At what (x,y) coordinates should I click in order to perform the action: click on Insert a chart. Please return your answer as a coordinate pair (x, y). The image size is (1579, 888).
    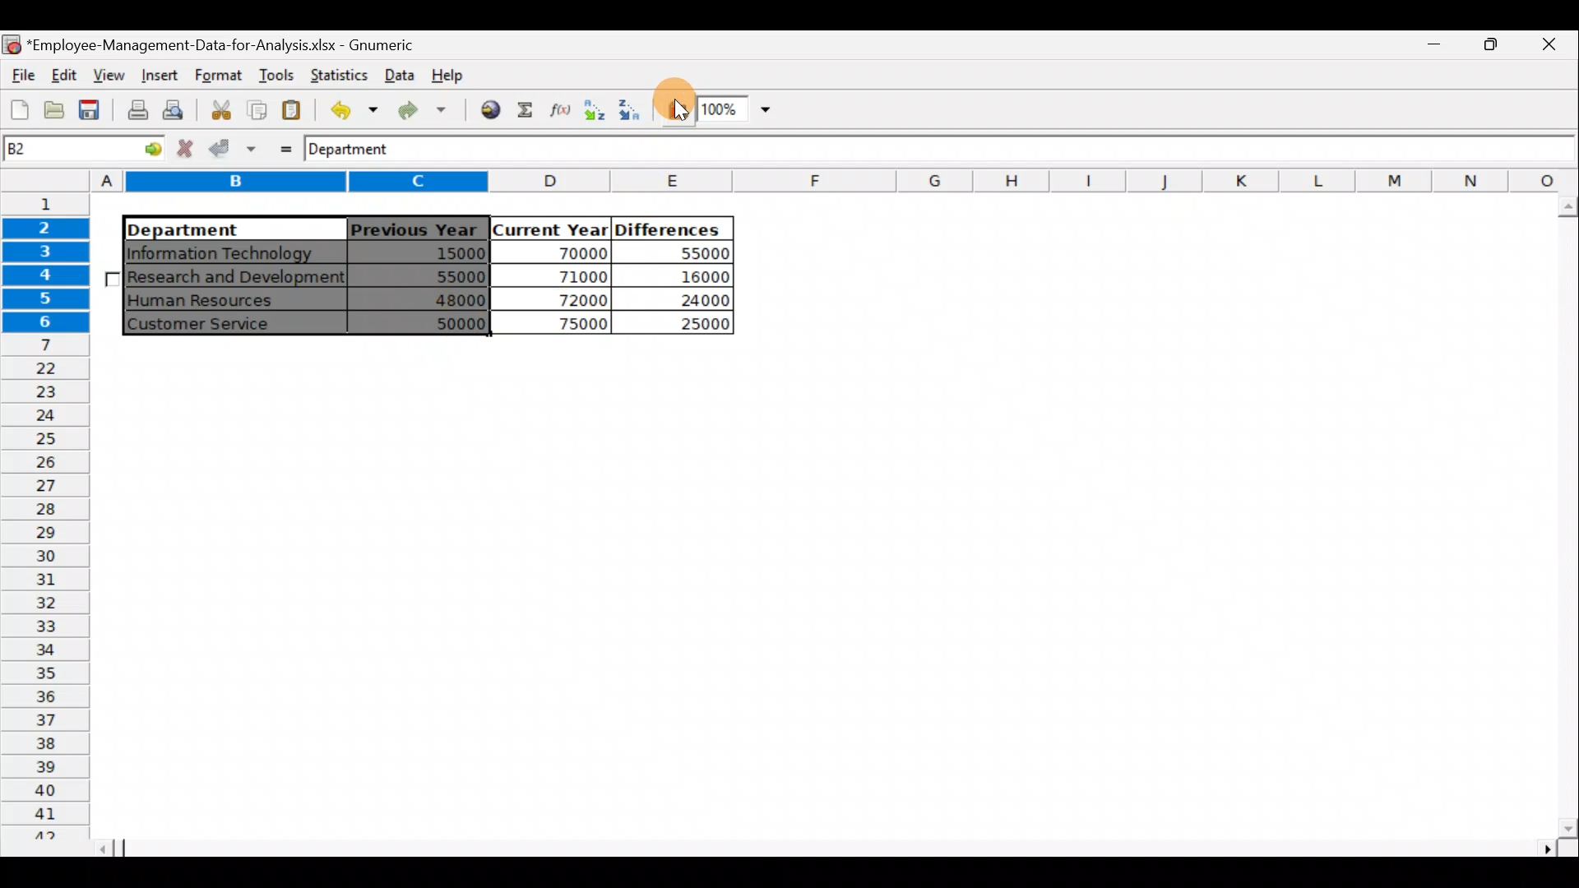
    Looking at the image, I should click on (675, 111).